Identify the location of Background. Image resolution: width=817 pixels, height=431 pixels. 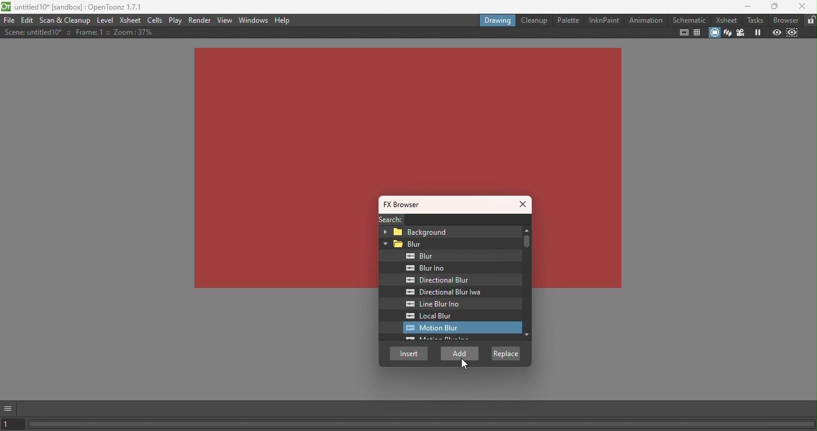
(447, 231).